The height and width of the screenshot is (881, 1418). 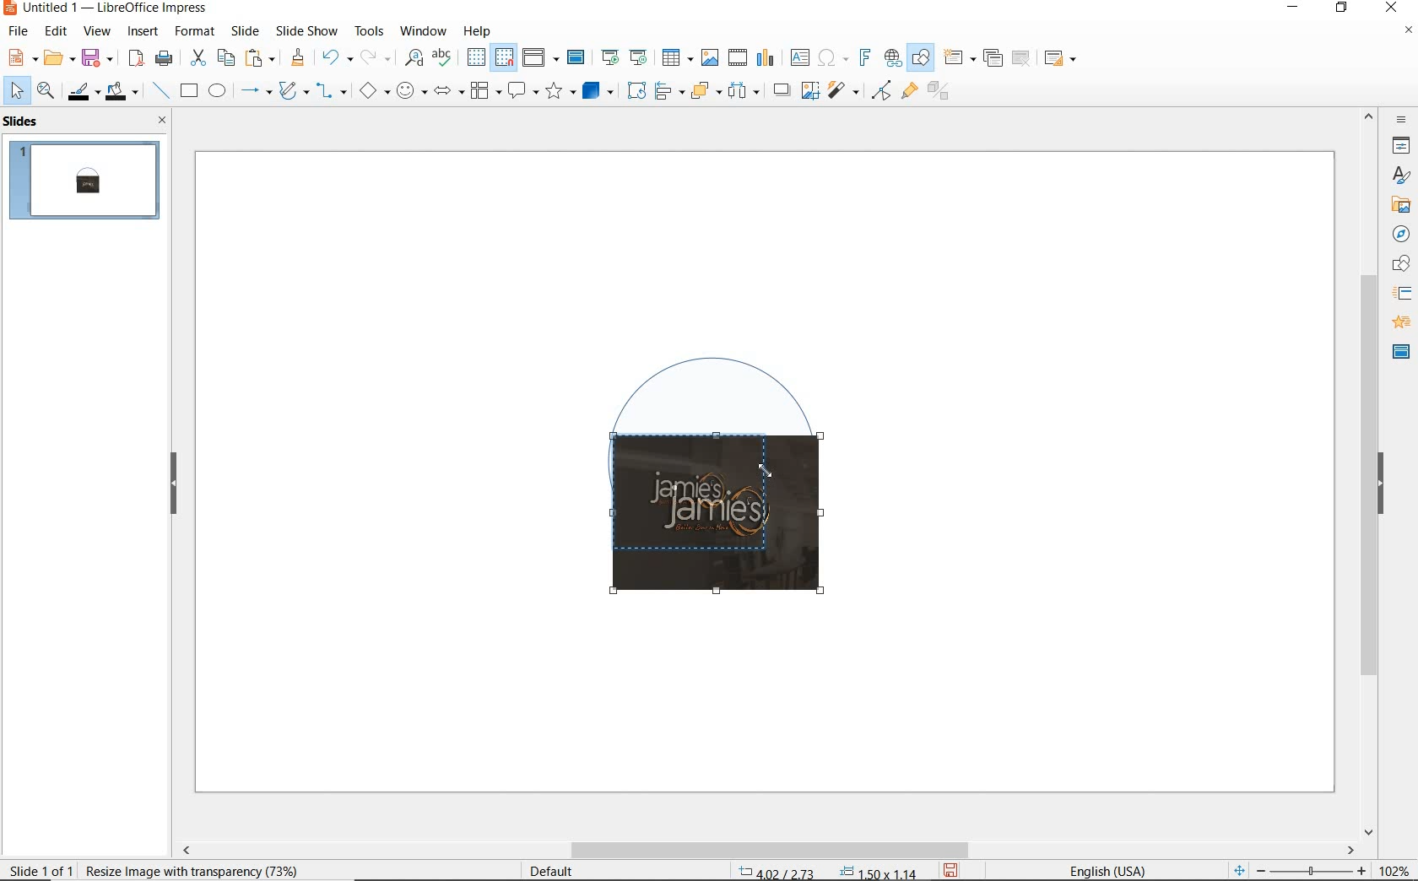 I want to click on slide 1, so click(x=87, y=182).